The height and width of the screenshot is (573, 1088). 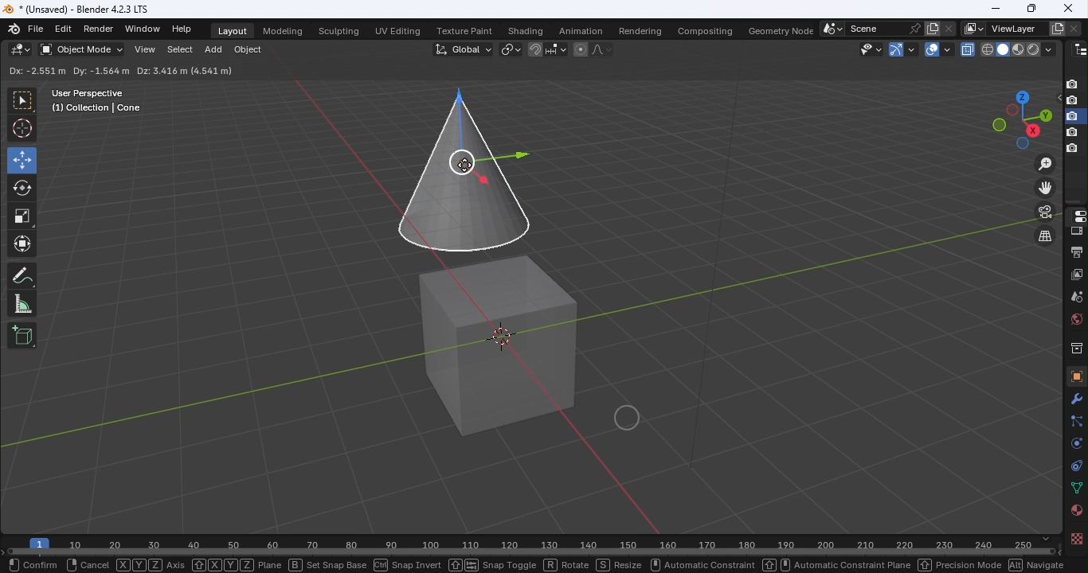 I want to click on texture, so click(x=1075, y=538).